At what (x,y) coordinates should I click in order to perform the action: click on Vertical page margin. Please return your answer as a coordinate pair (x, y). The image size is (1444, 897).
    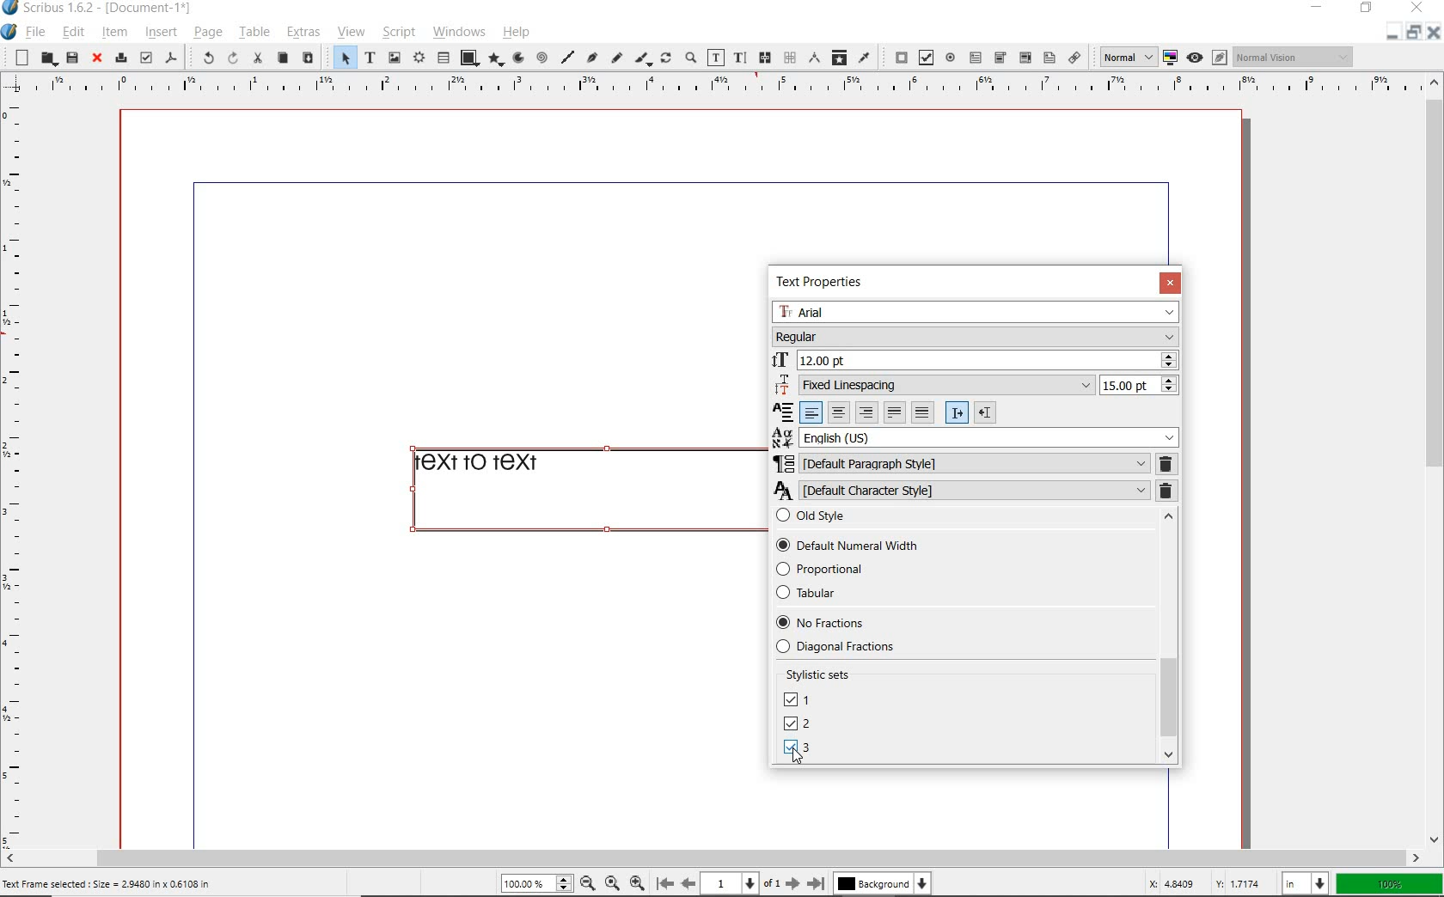
    Looking at the image, I should click on (706, 86).